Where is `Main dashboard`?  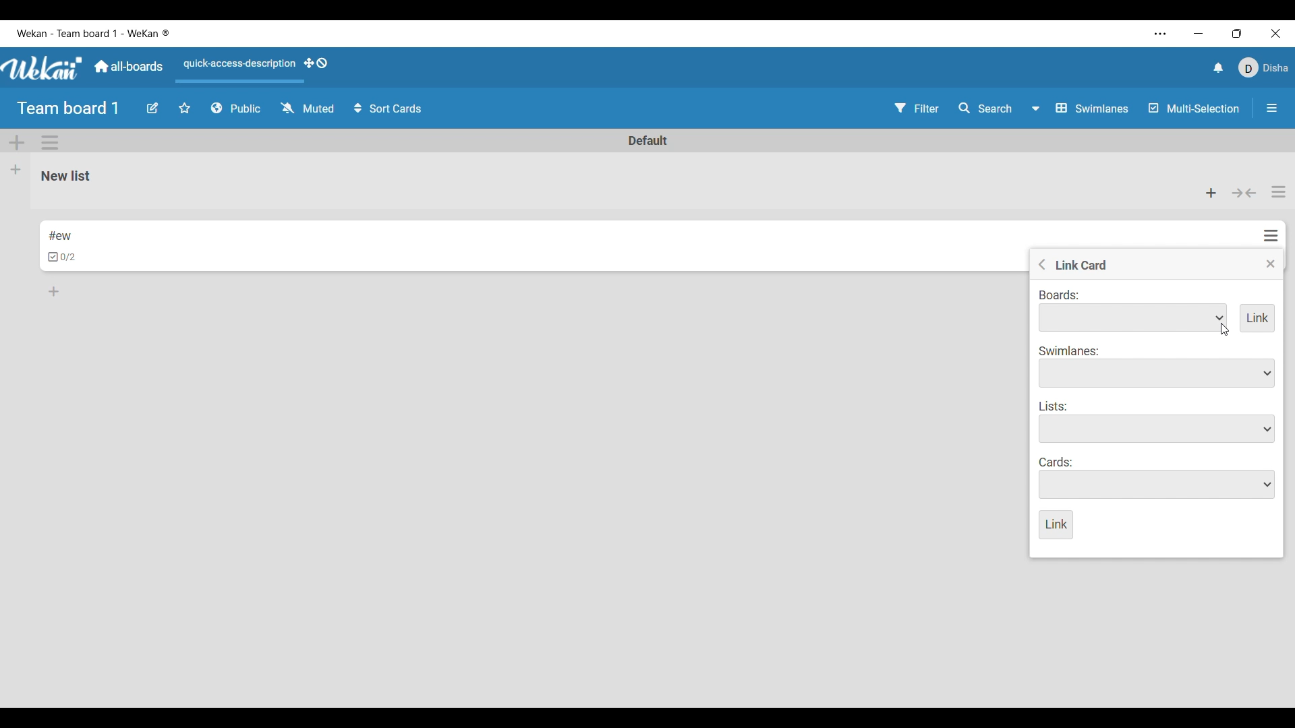 Main dashboard is located at coordinates (129, 67).